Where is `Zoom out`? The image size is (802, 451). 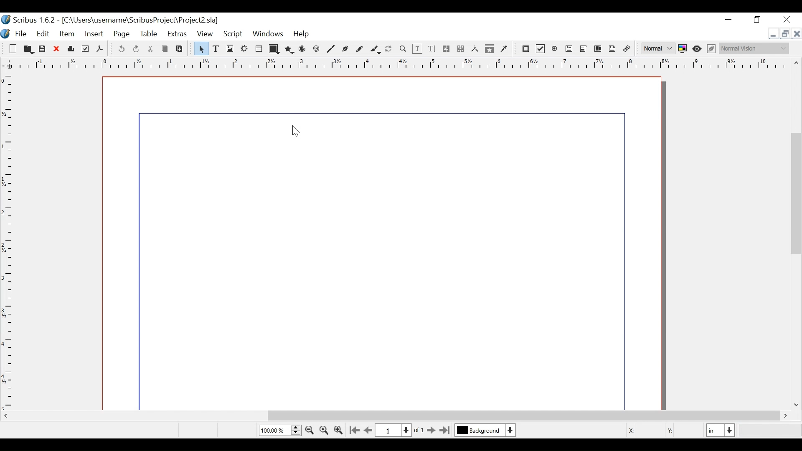
Zoom out is located at coordinates (310, 429).